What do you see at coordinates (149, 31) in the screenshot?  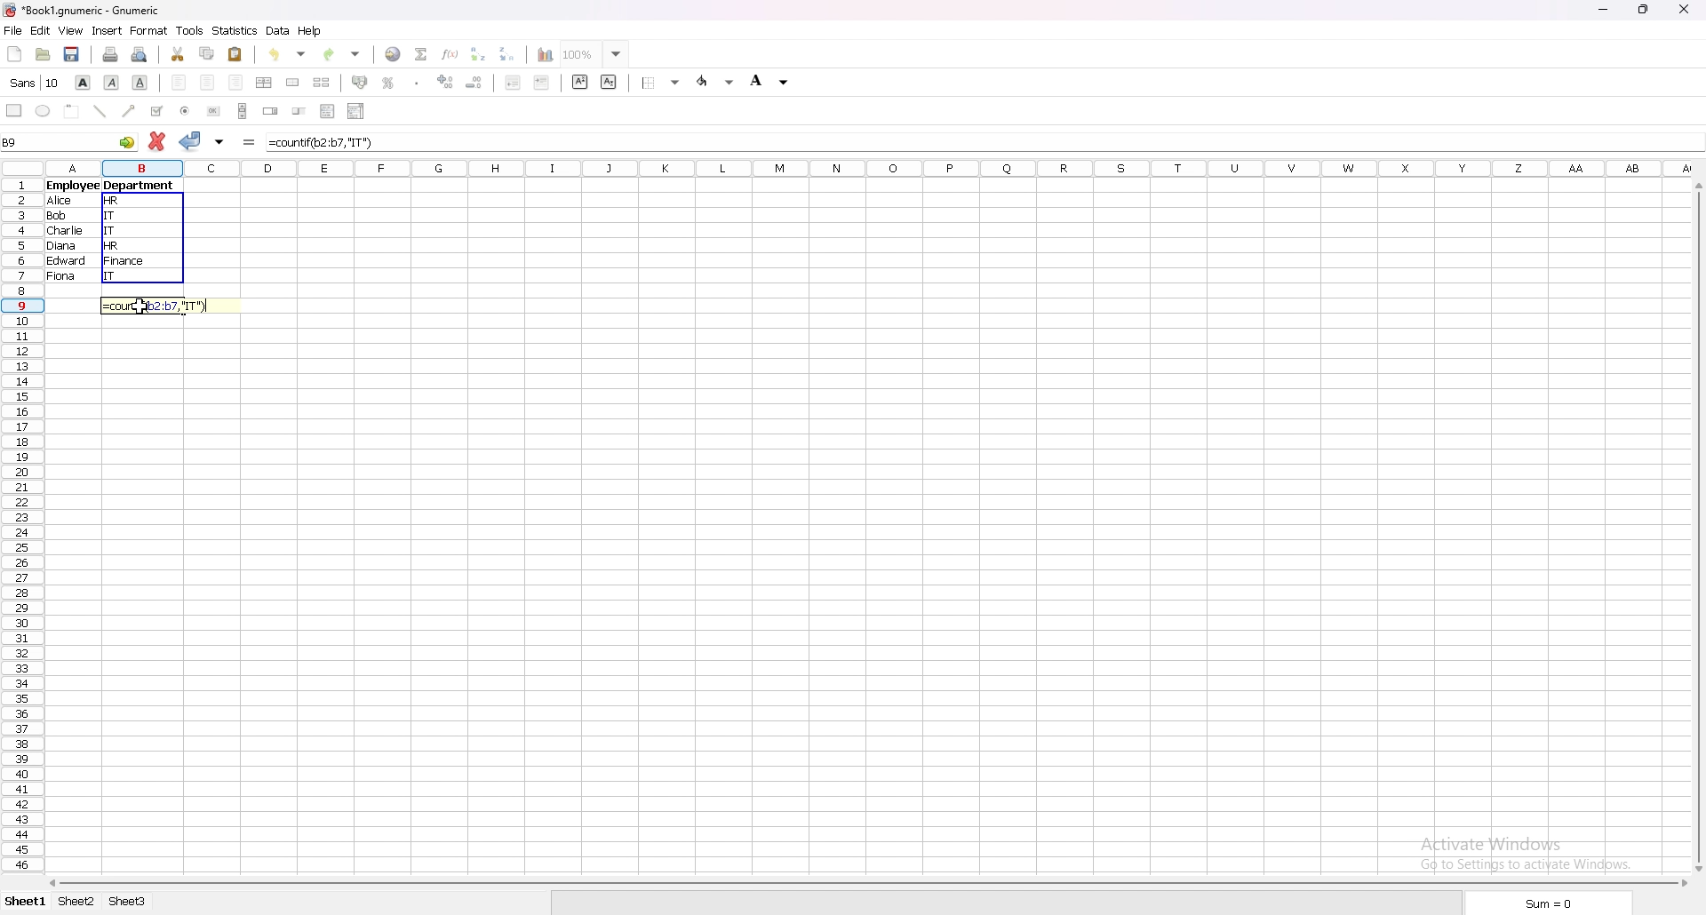 I see `format` at bounding box center [149, 31].